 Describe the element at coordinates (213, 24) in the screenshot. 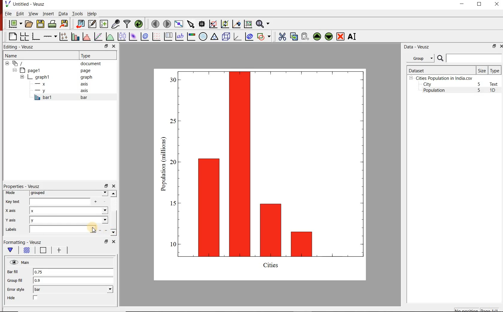

I see `click or draw a rectangle to zoom graph indexes` at that location.